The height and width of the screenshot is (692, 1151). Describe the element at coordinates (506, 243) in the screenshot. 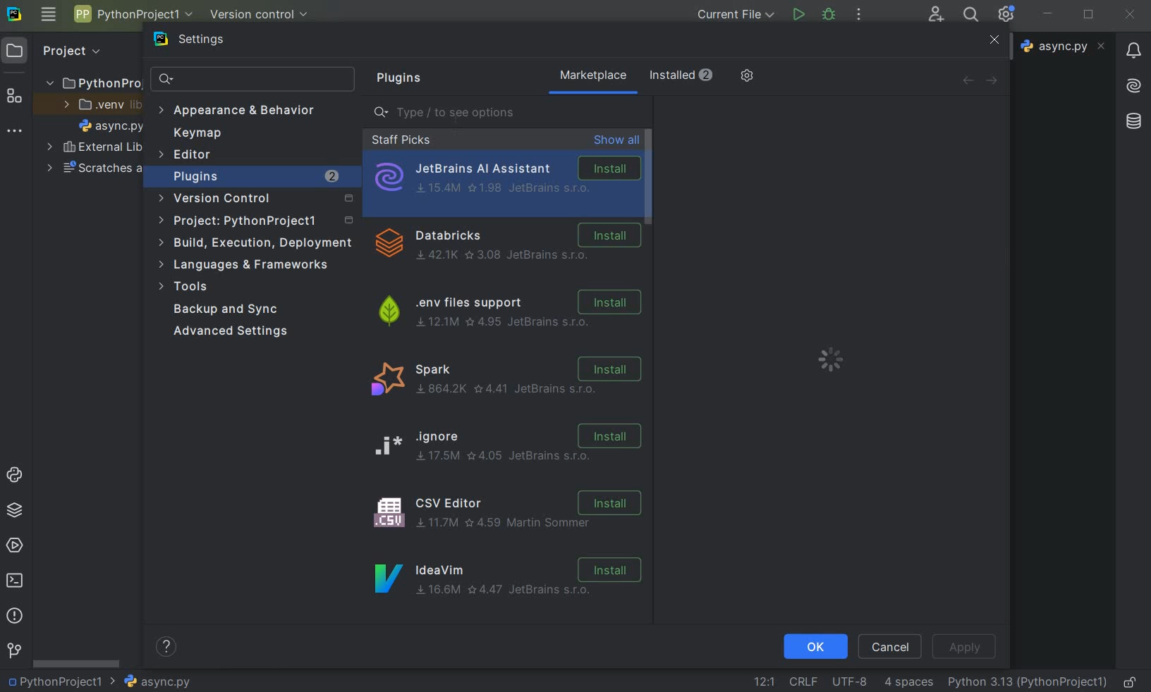

I see `Dtabricks` at that location.